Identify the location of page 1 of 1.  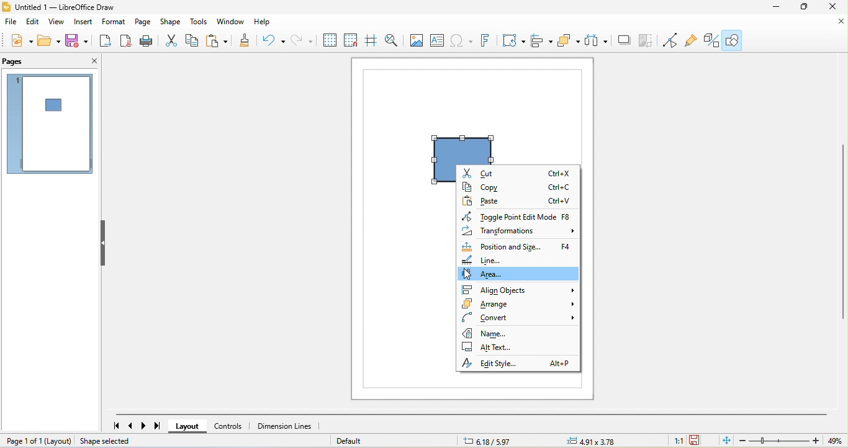
(20, 442).